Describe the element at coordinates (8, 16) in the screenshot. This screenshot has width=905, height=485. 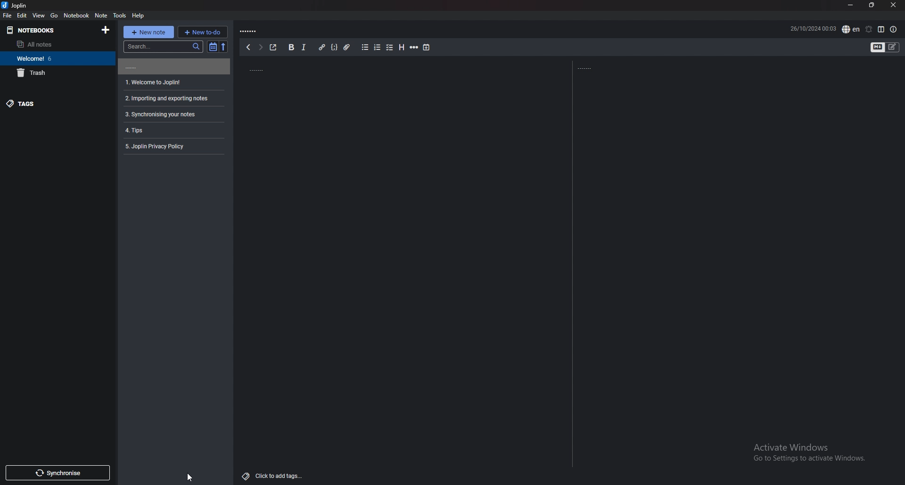
I see `file` at that location.